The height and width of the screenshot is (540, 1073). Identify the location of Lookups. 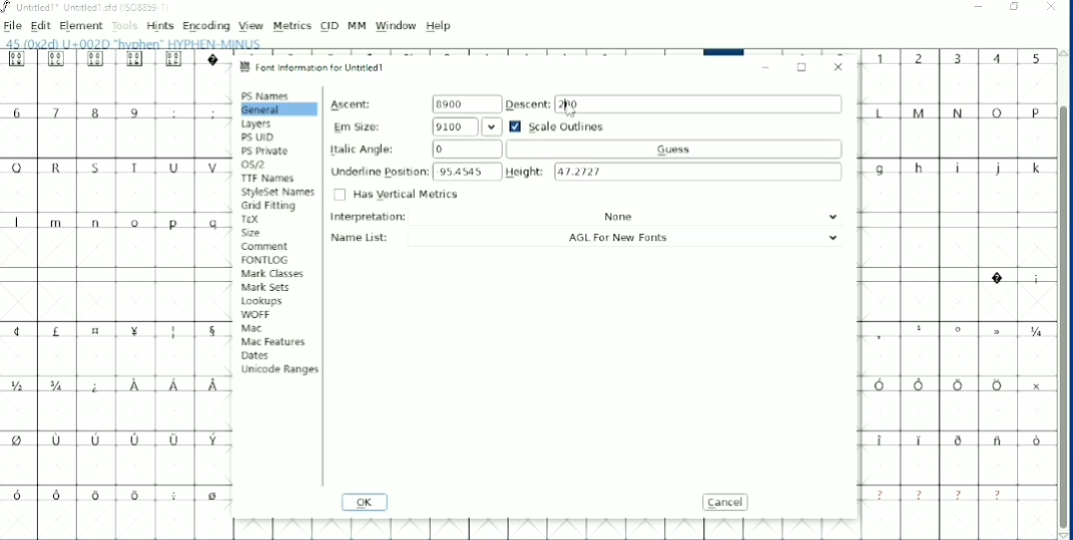
(261, 302).